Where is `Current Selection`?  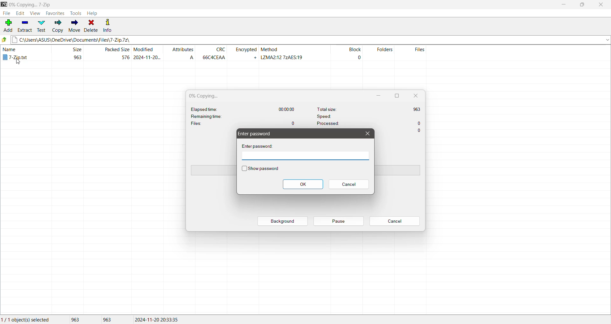 Current Selection is located at coordinates (29, 320).